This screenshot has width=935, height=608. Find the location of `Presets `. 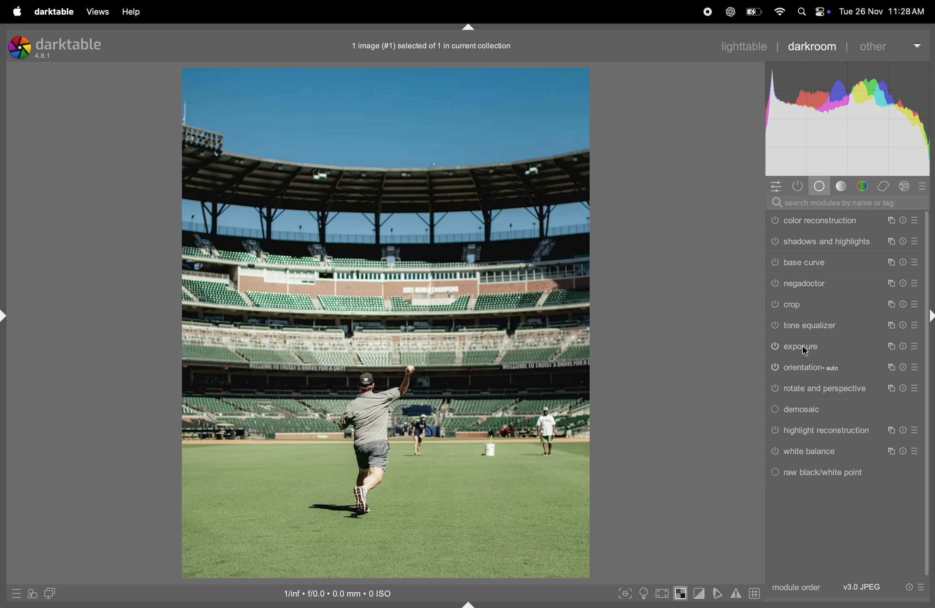

Presets  is located at coordinates (916, 451).